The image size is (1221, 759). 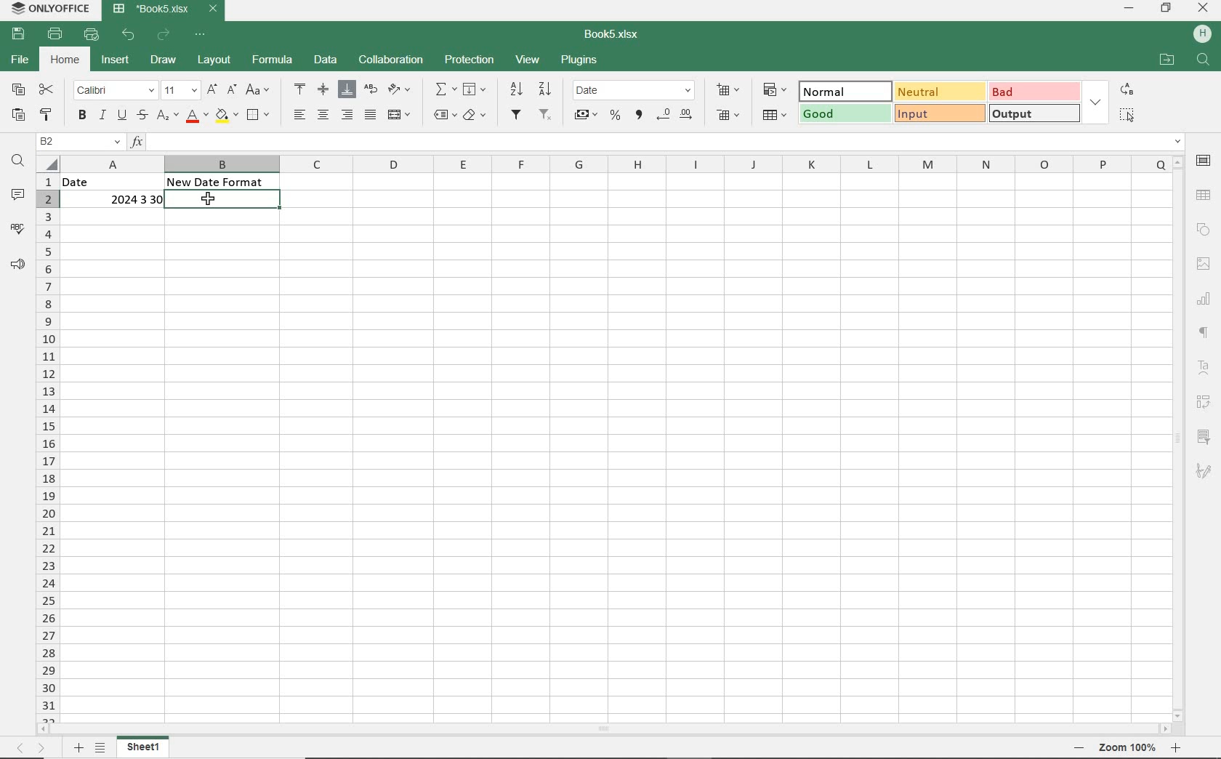 I want to click on SPELL CHECKING, so click(x=18, y=229).